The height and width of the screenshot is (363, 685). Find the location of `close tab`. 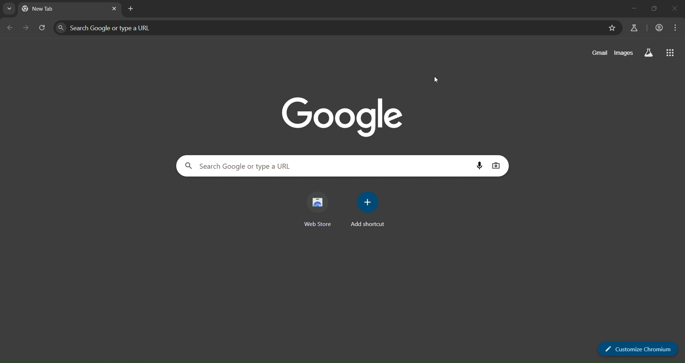

close tab is located at coordinates (114, 10).